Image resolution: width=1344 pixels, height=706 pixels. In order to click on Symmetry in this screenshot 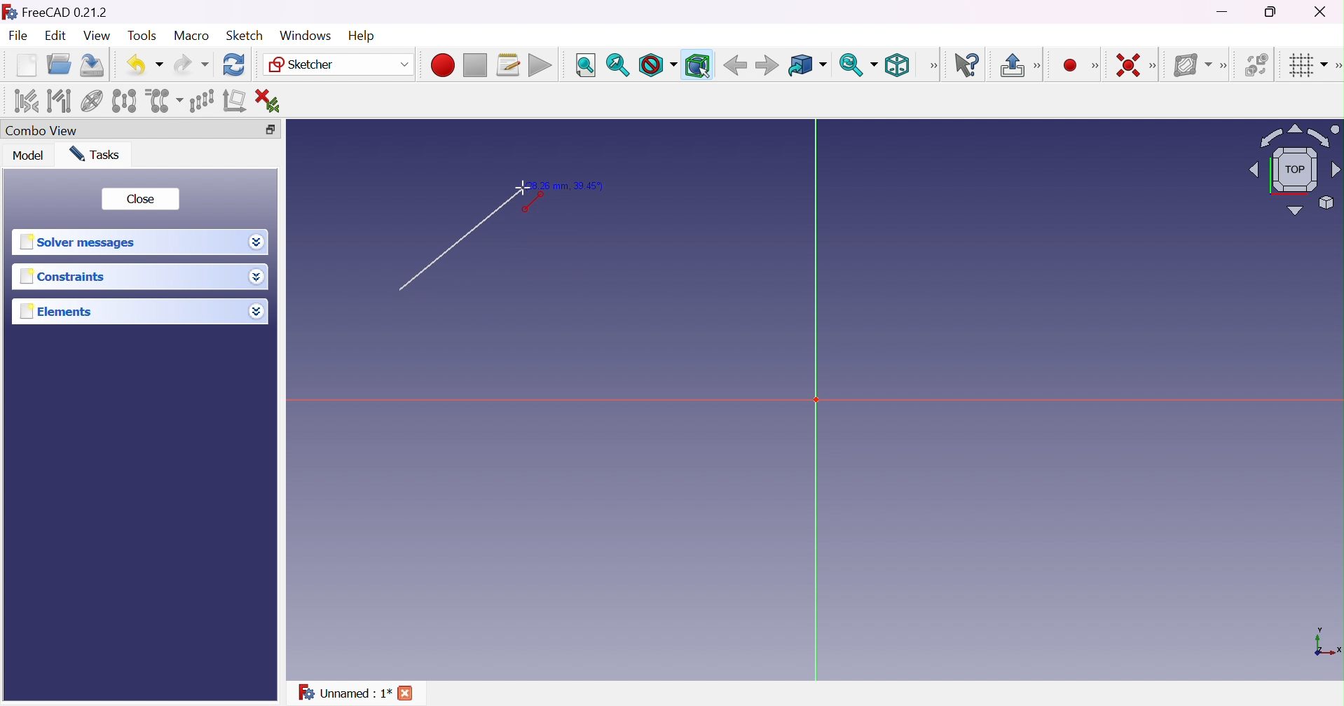, I will do `click(123, 101)`.